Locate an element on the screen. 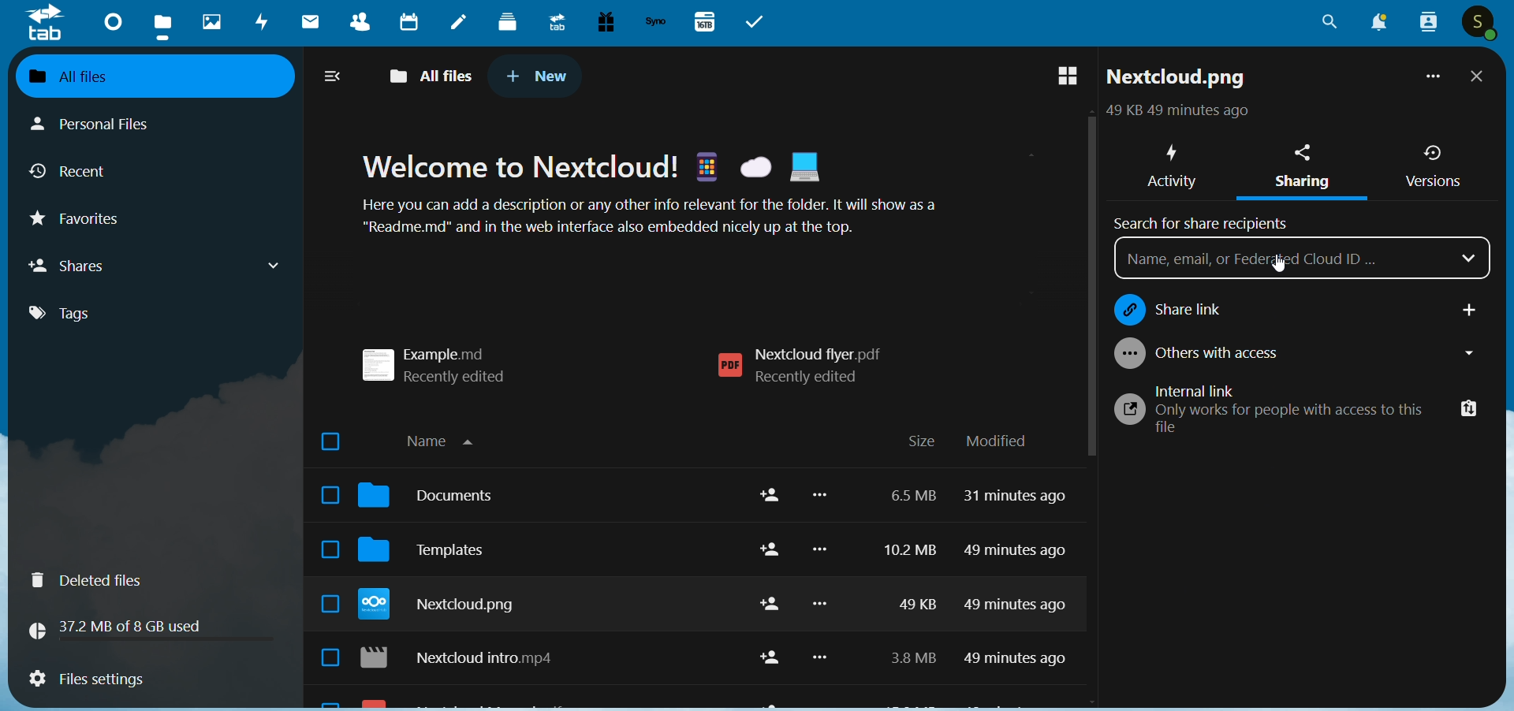  nextcloud png is located at coordinates (445, 607).